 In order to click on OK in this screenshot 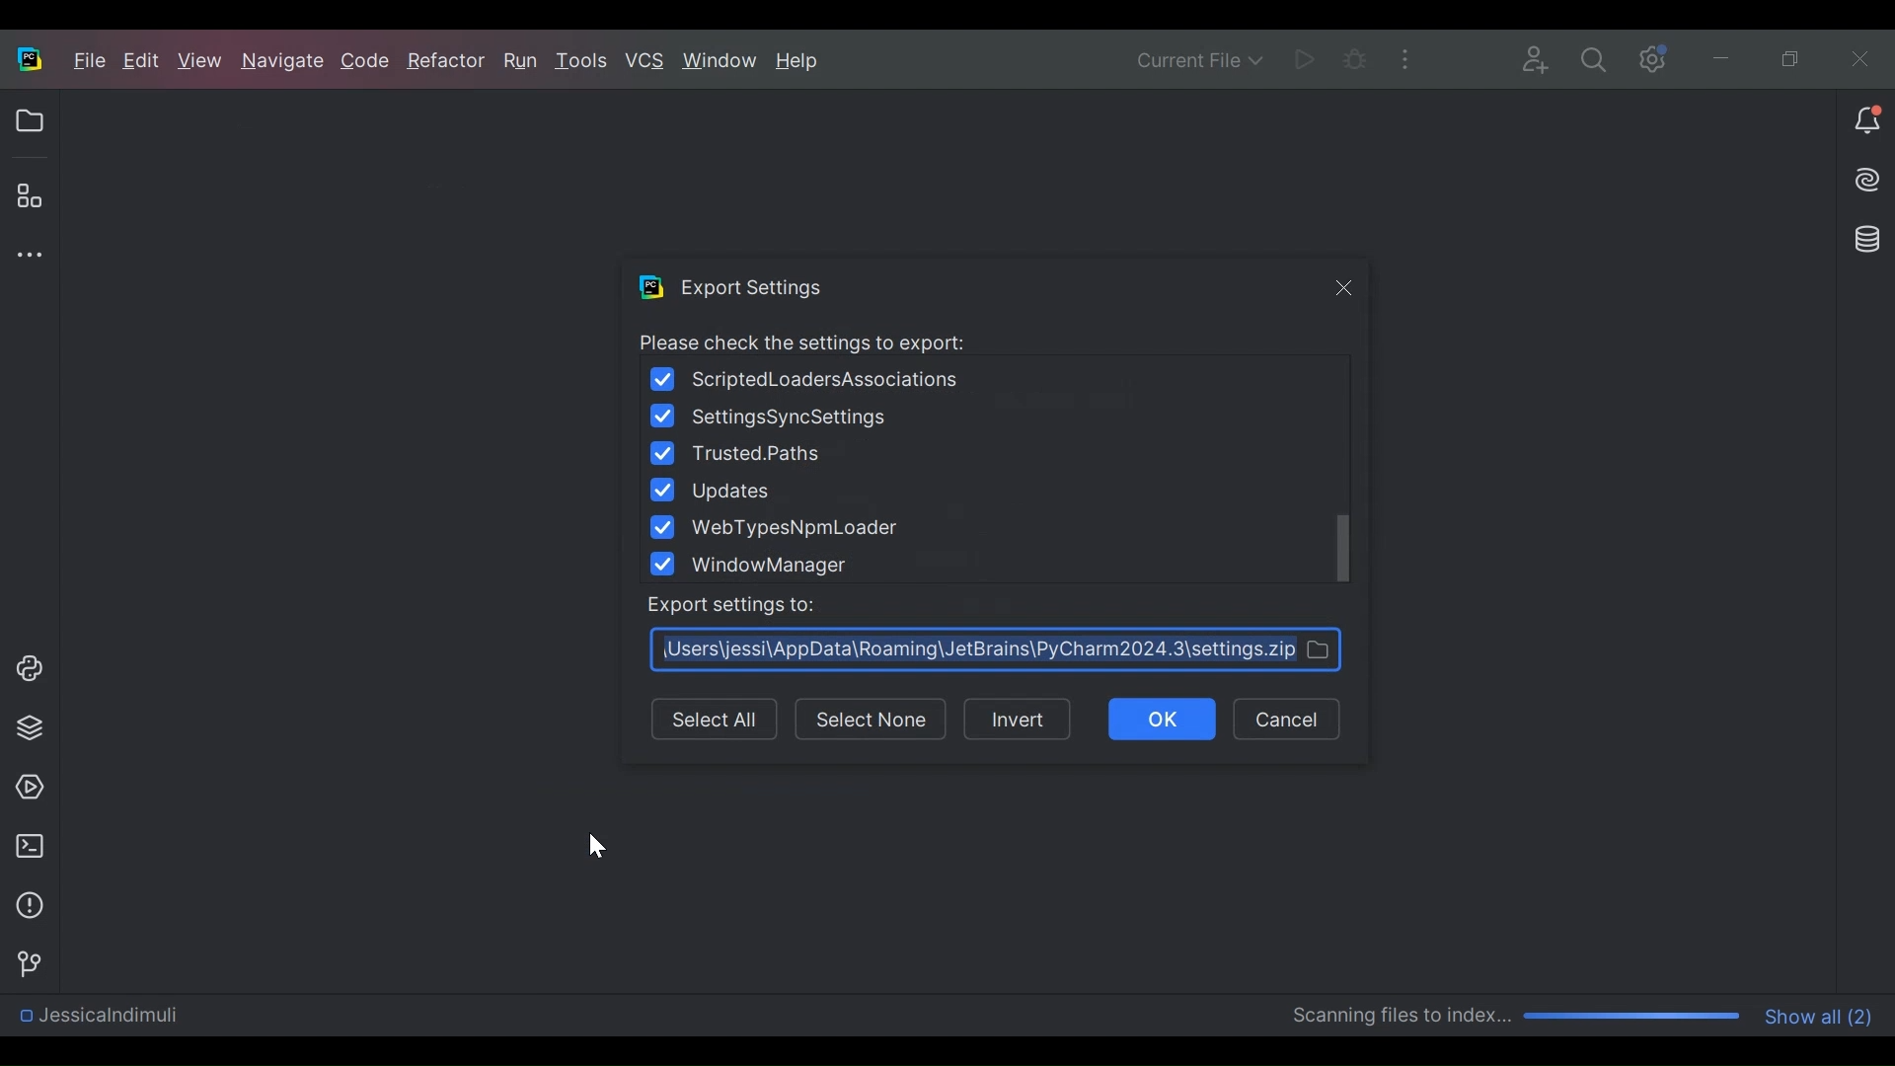, I will do `click(1166, 720)`.